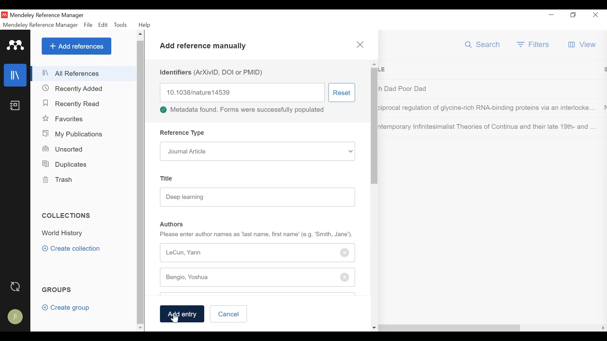 The width and height of the screenshot is (607, 341). I want to click on Metadata found. Forms were successfully populated, so click(241, 110).